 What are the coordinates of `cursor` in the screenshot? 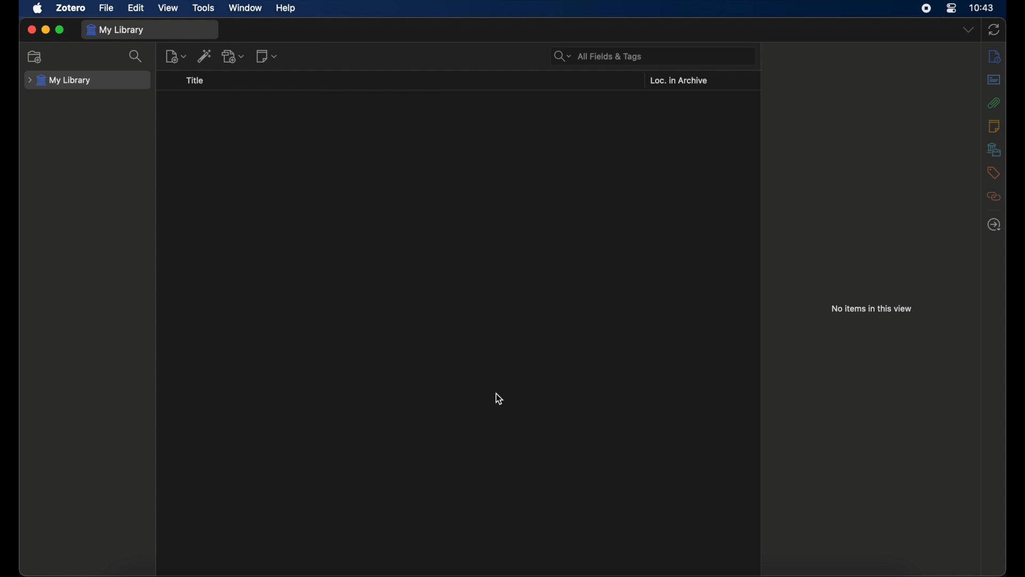 It's located at (500, 399).